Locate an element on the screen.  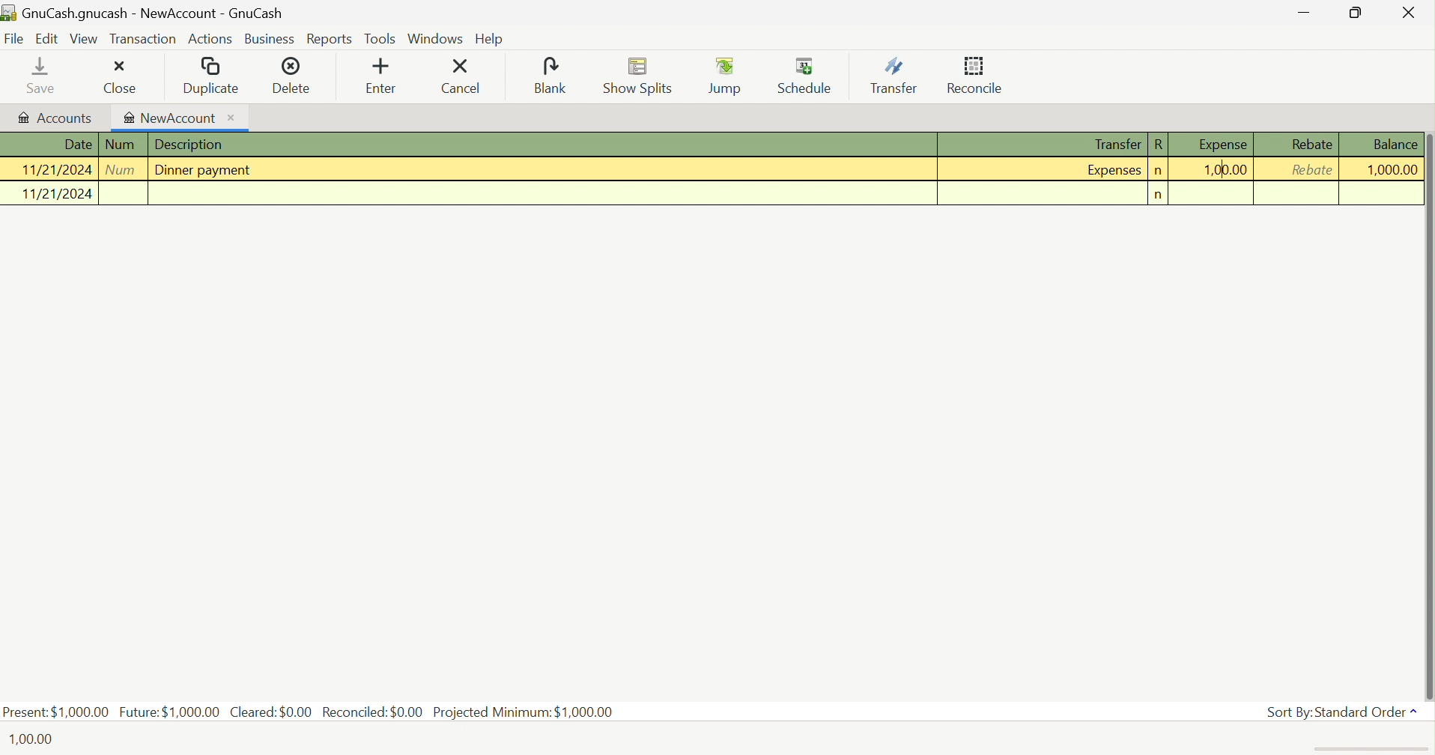
Actions is located at coordinates (212, 41).